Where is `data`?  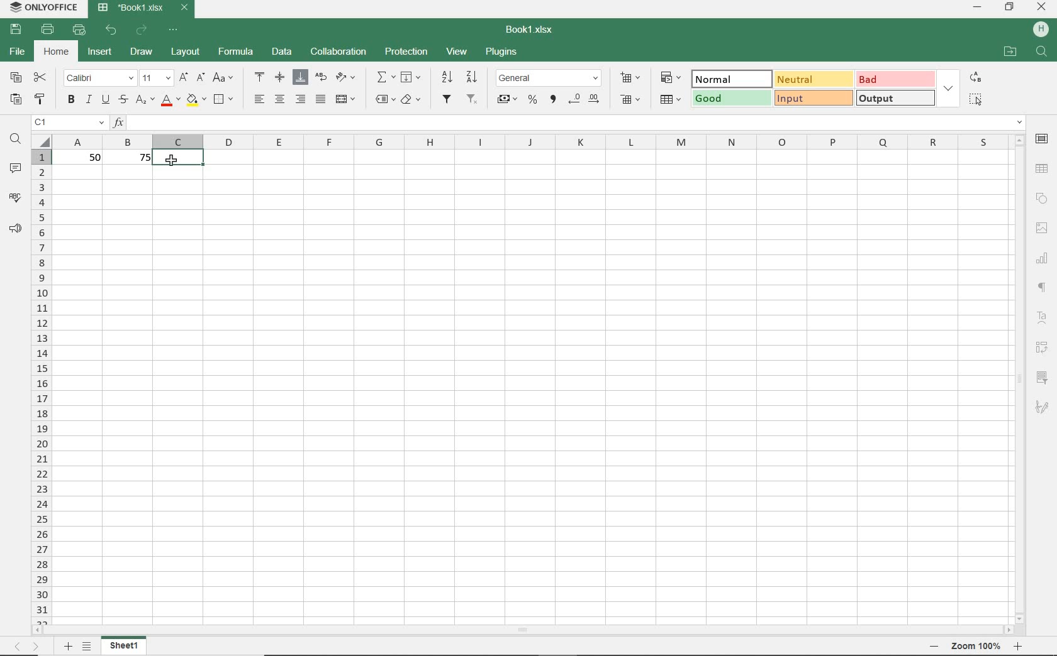
data is located at coordinates (282, 52).